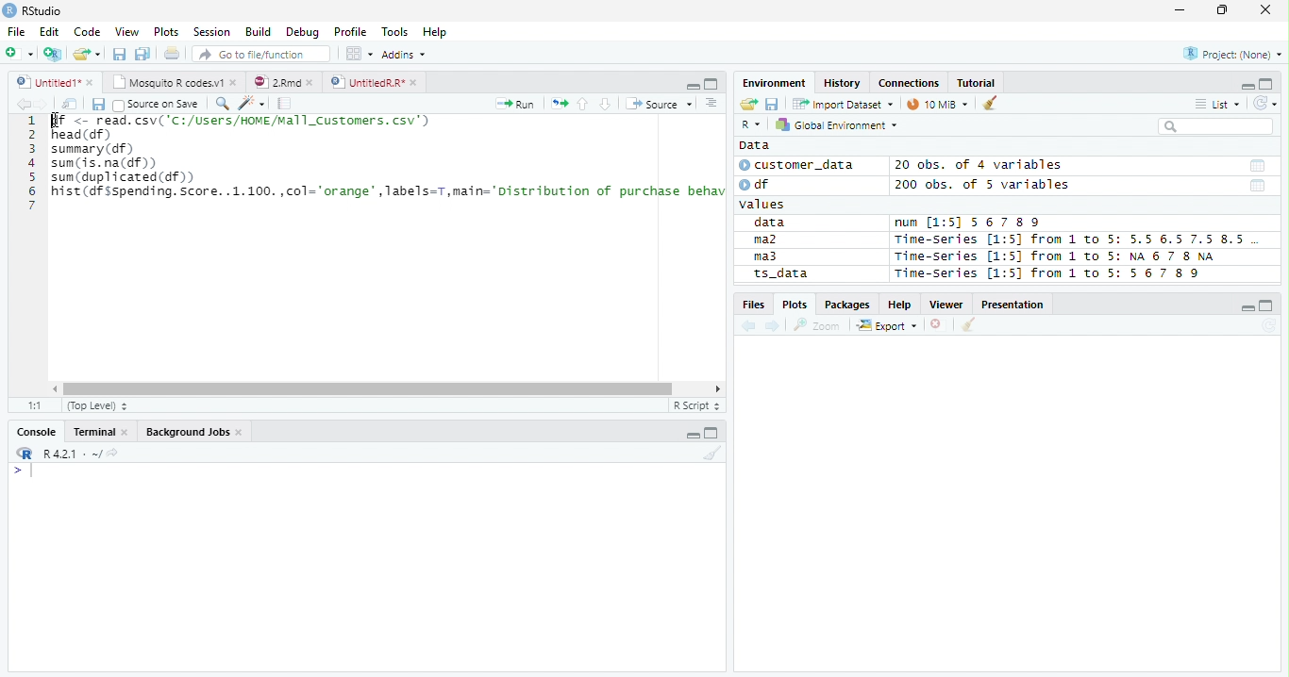  What do you see at coordinates (1246, 85) in the screenshot?
I see `Minimze` at bounding box center [1246, 85].